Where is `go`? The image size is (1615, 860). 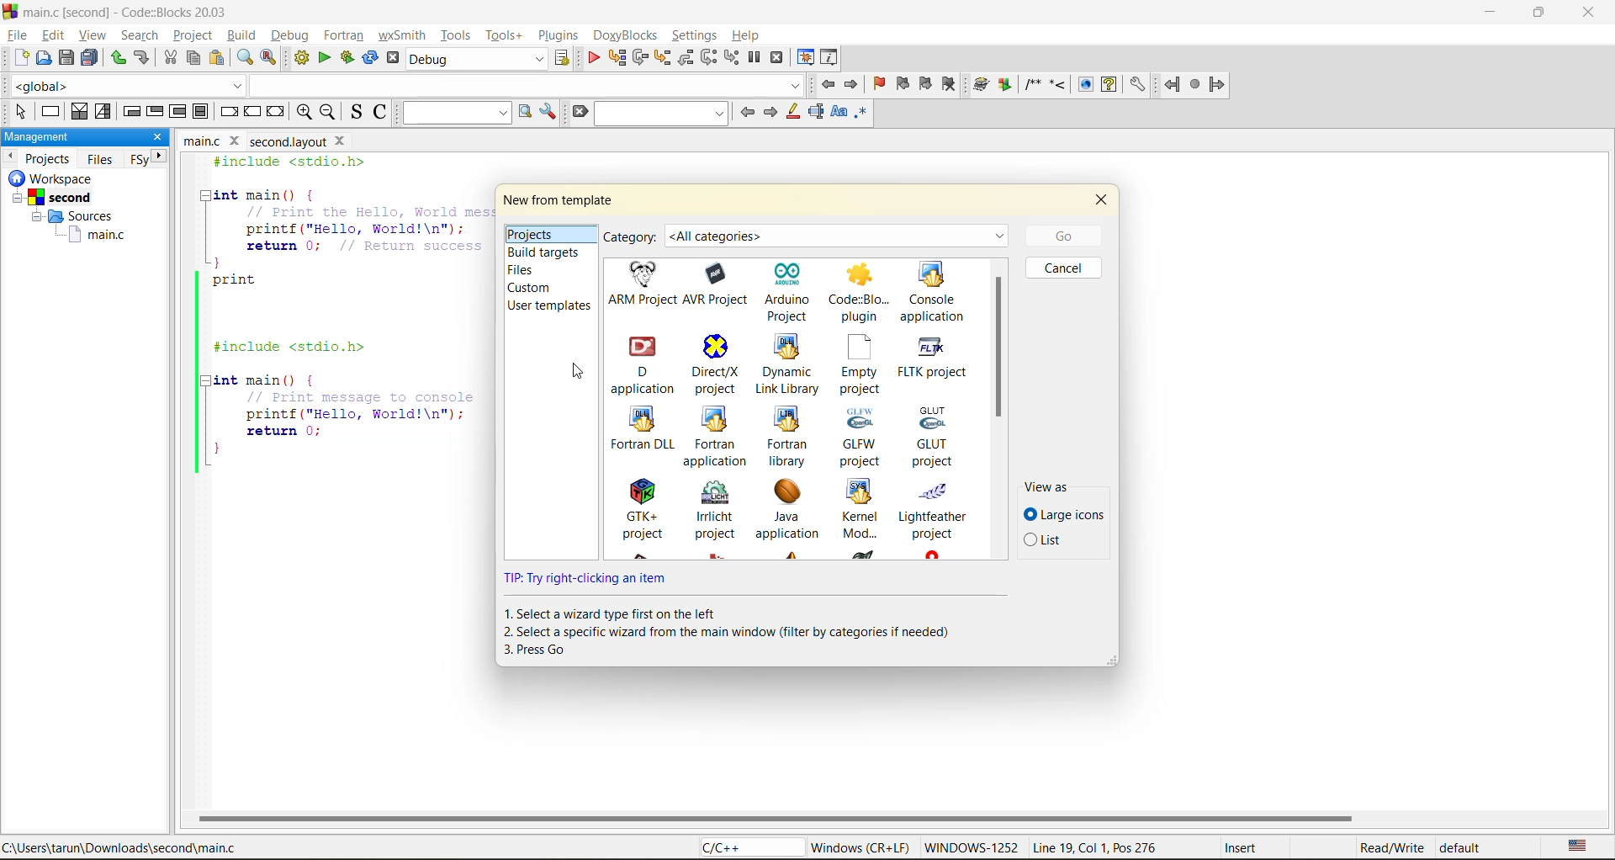 go is located at coordinates (1060, 235).